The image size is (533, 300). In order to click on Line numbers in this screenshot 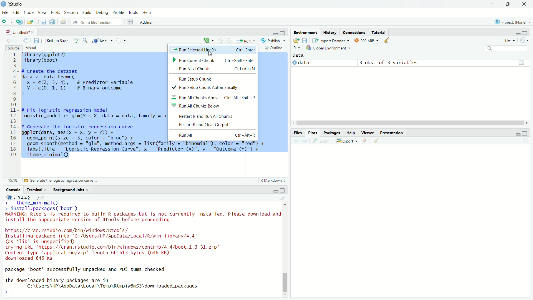, I will do `click(12, 106)`.